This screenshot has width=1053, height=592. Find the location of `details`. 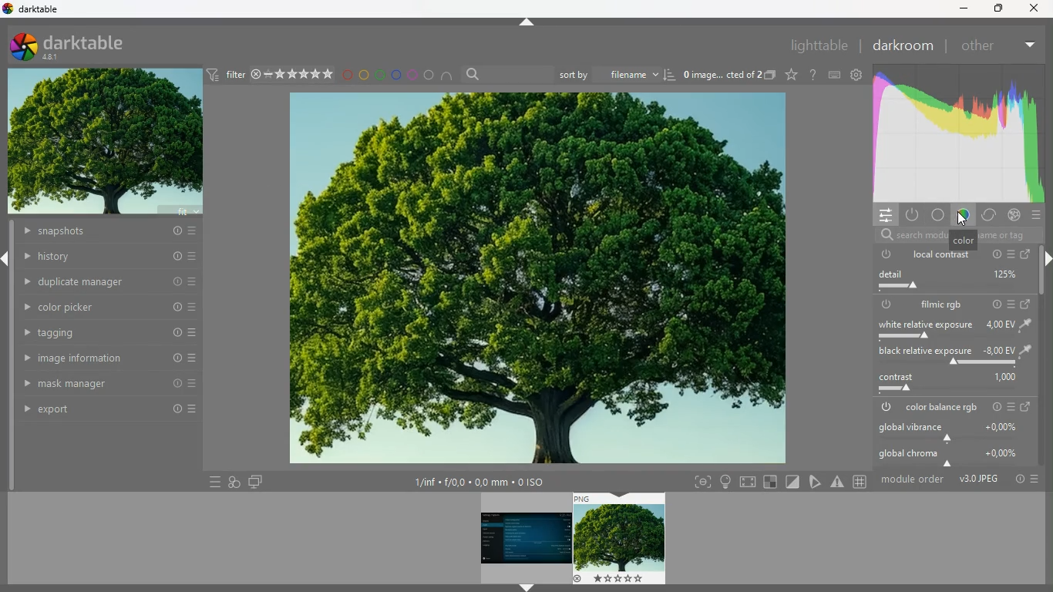

details is located at coordinates (951, 282).